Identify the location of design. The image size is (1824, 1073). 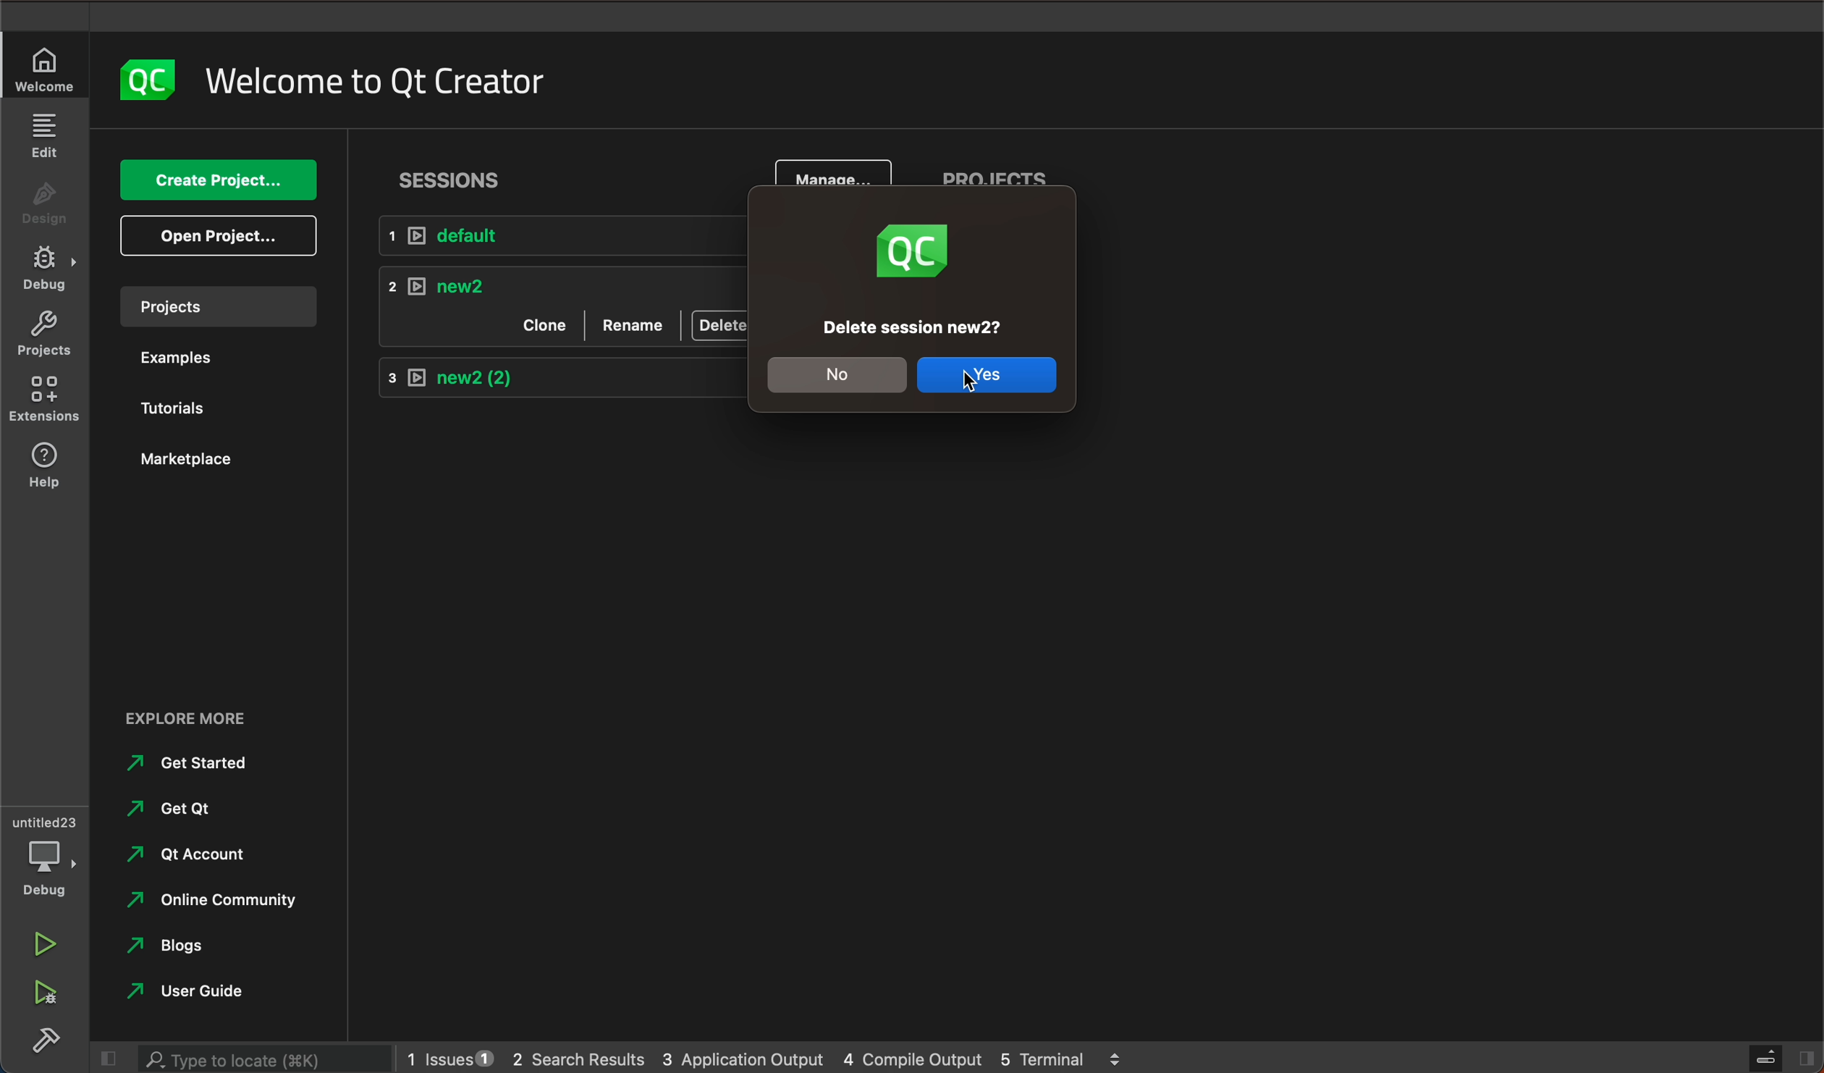
(45, 201).